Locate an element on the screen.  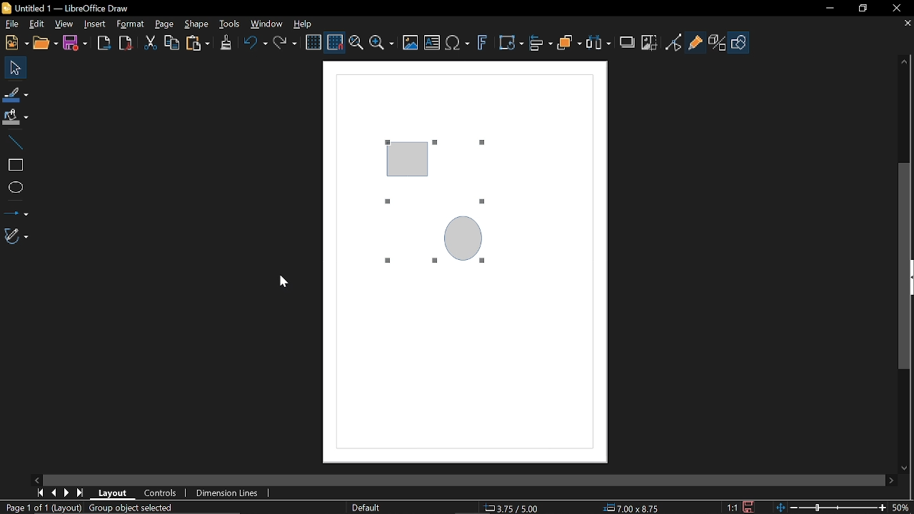
File is located at coordinates (13, 24).